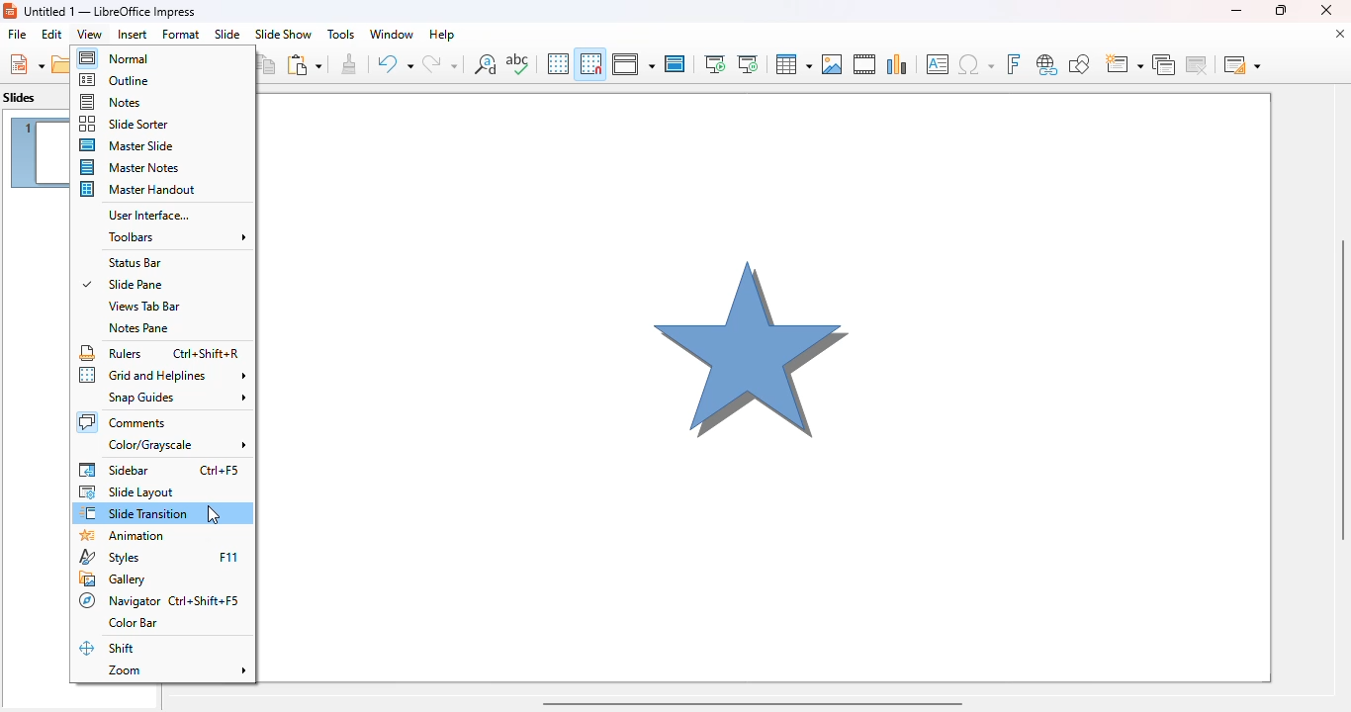  What do you see at coordinates (115, 80) in the screenshot?
I see `outline` at bounding box center [115, 80].